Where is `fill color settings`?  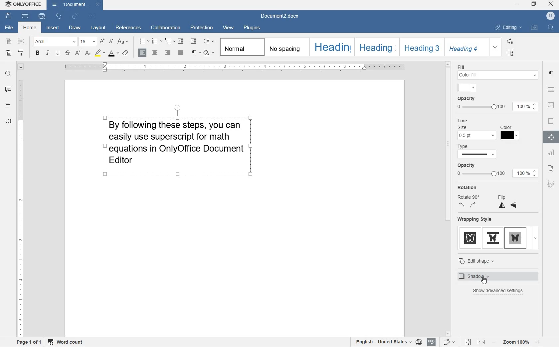
fill color settings is located at coordinates (497, 71).